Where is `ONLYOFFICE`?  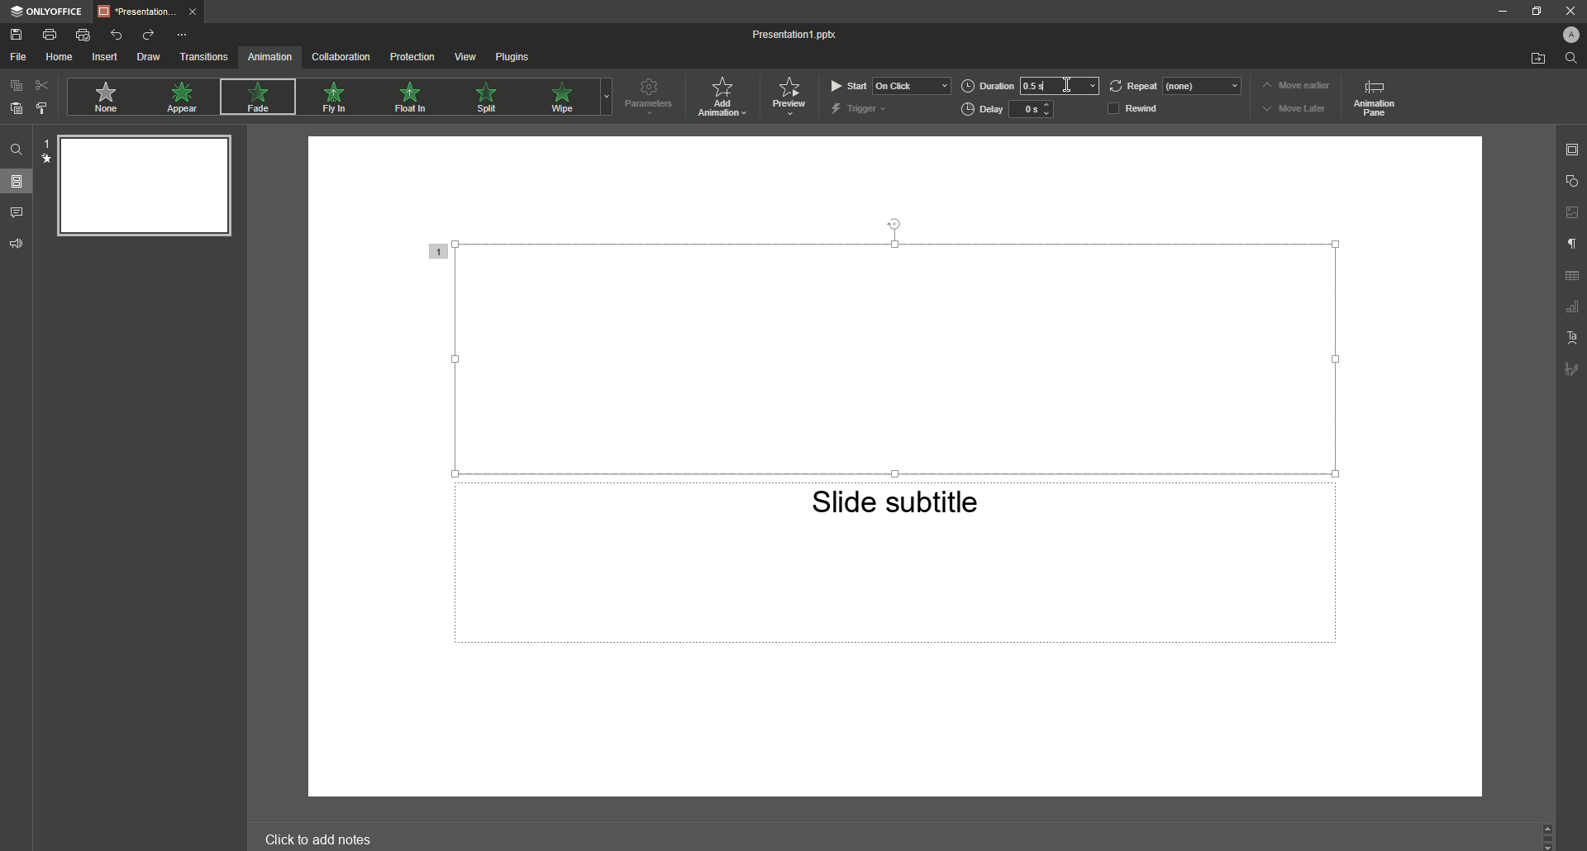 ONLYOFFICE is located at coordinates (50, 12).